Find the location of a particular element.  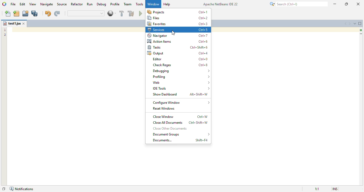

document groups is located at coordinates (181, 134).